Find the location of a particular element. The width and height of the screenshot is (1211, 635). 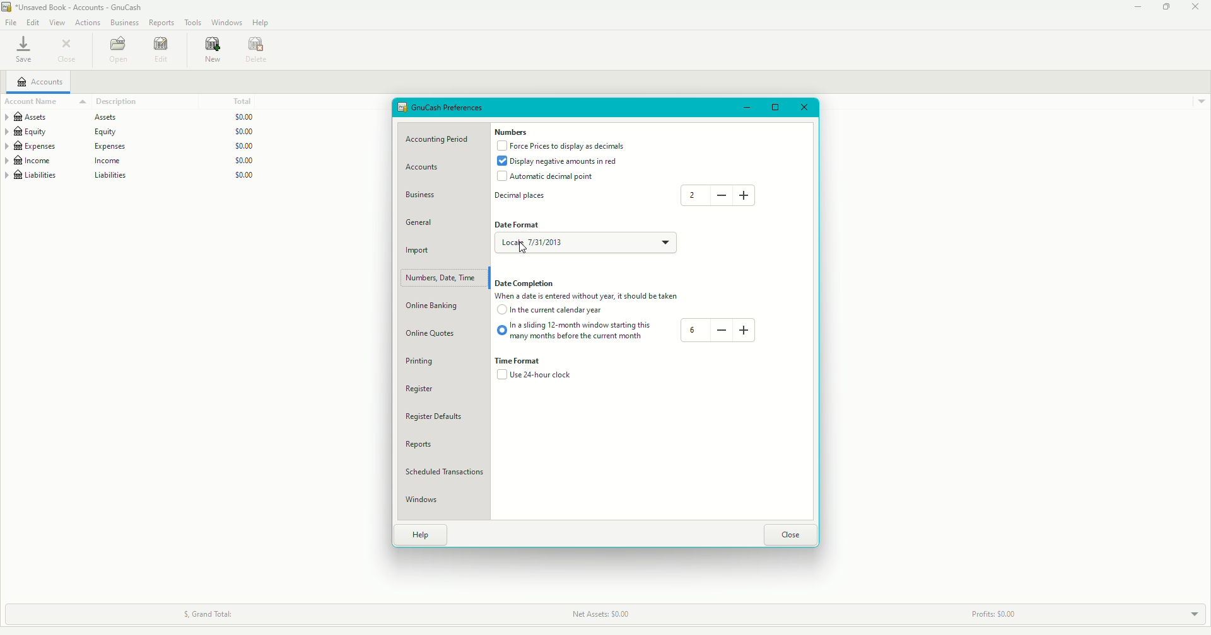

Automatic decimal is located at coordinates (546, 177).